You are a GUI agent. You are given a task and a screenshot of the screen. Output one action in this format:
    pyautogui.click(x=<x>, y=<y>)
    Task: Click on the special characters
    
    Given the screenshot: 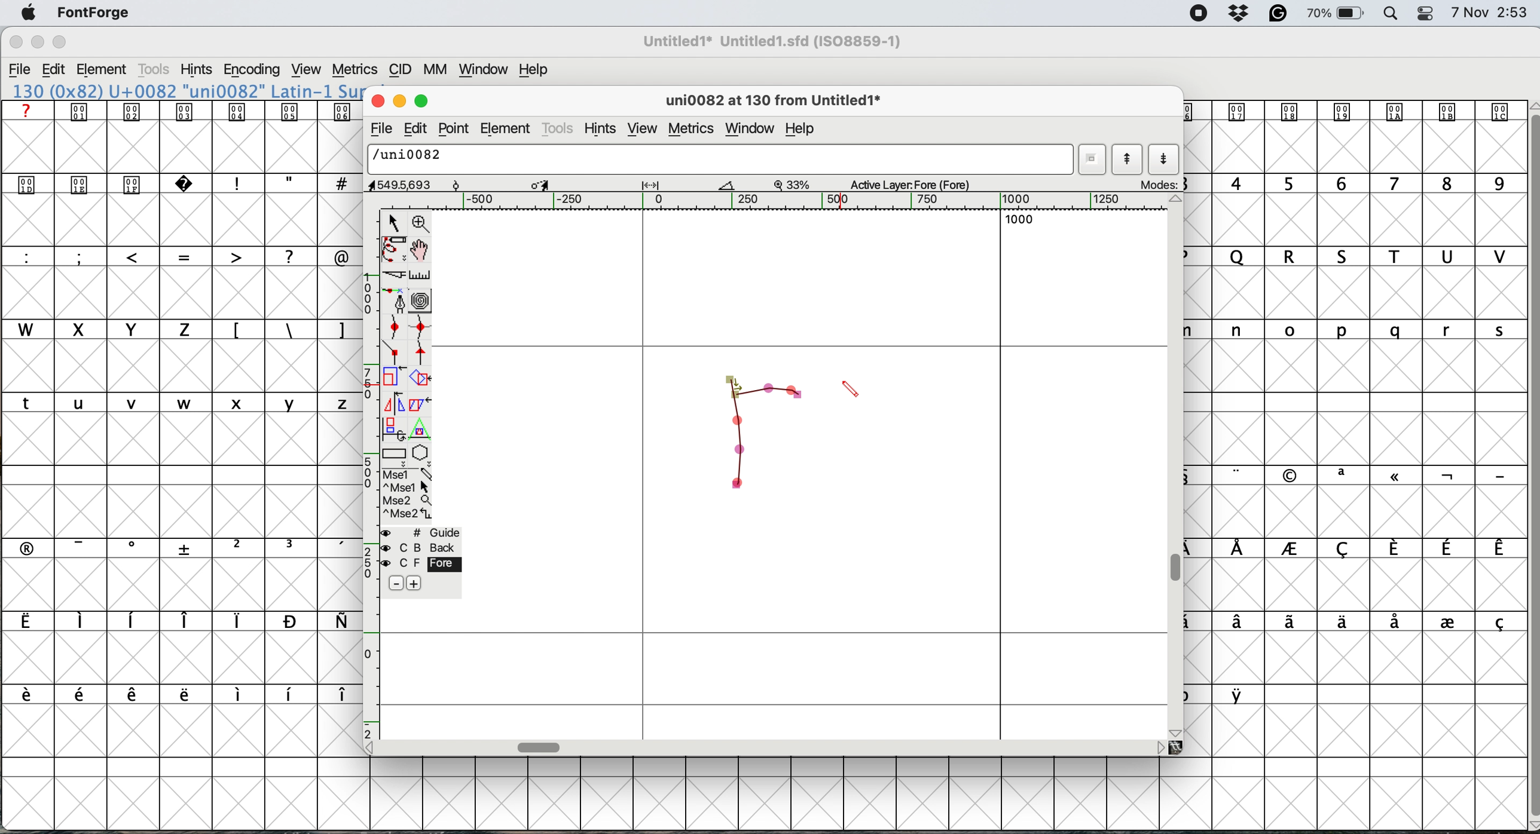 What is the action you would take?
    pyautogui.click(x=174, y=256)
    